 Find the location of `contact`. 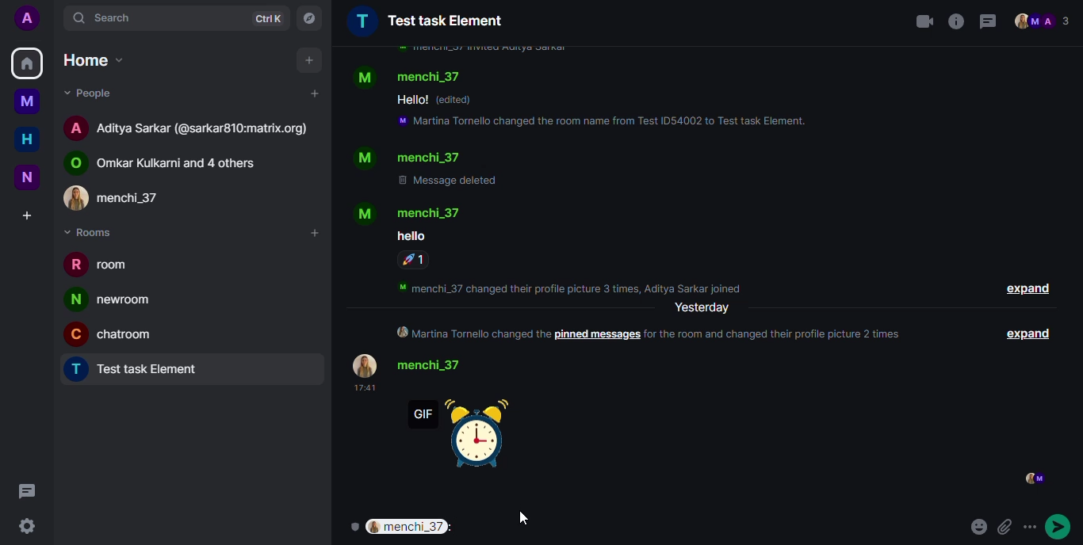

contact is located at coordinates (408, 158).